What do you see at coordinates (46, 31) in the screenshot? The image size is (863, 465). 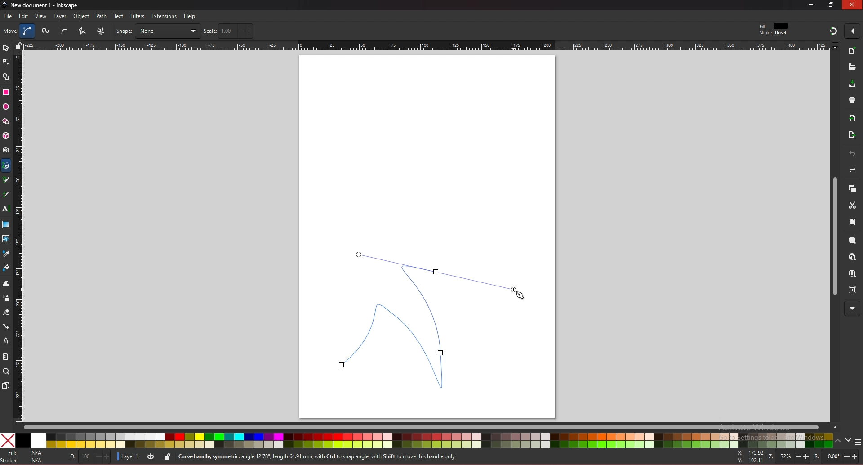 I see `spiro path` at bounding box center [46, 31].